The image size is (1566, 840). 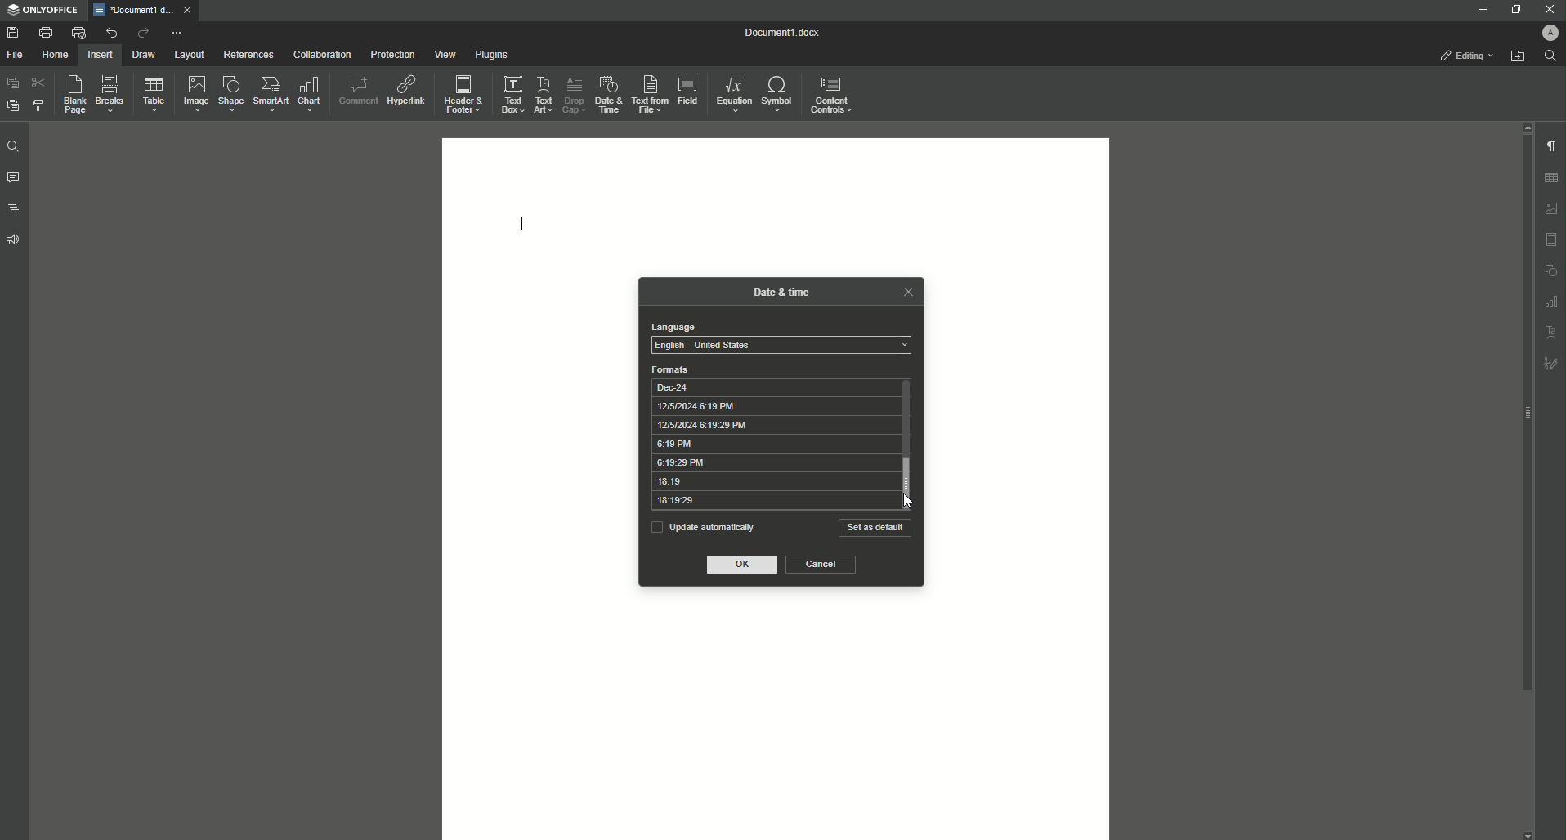 What do you see at coordinates (772, 463) in the screenshot?
I see `6:19:29 PM` at bounding box center [772, 463].